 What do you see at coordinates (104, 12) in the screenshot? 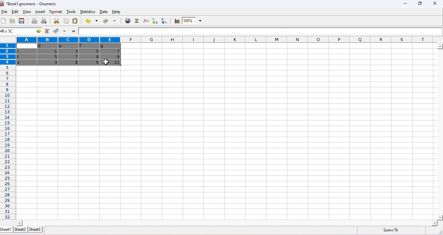
I see `data` at bounding box center [104, 12].